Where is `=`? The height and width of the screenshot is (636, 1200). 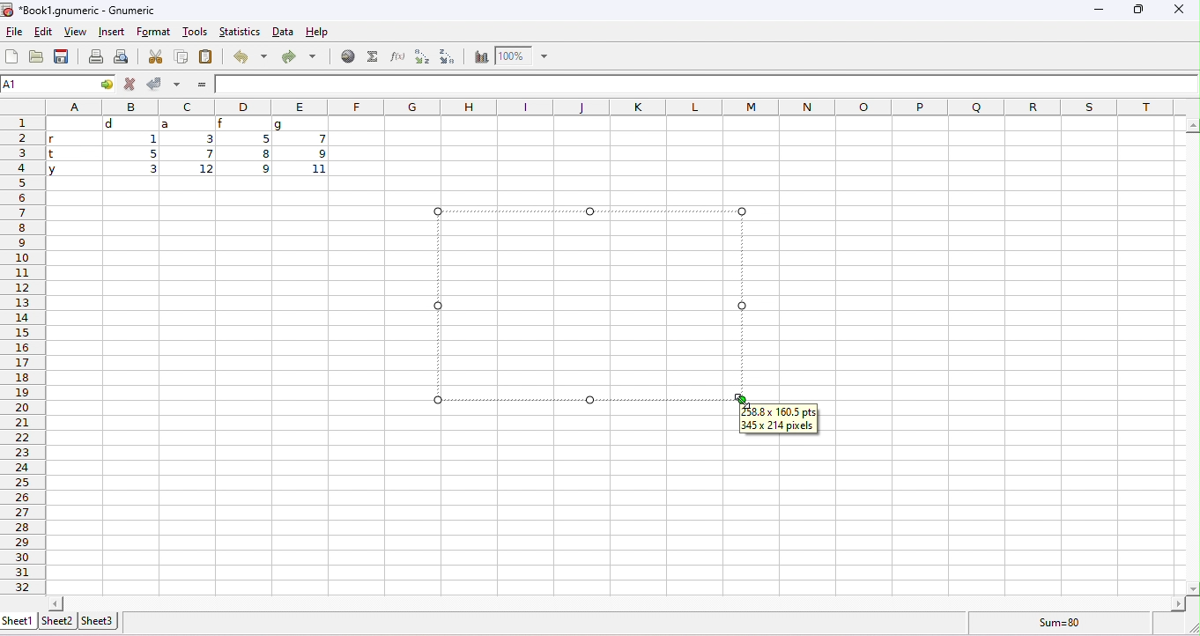 = is located at coordinates (204, 85).